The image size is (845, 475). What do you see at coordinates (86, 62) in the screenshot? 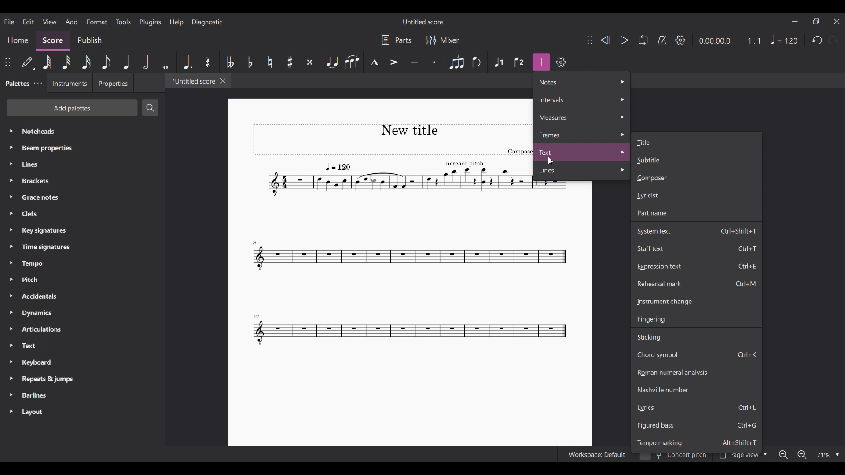
I see `16th note` at bounding box center [86, 62].